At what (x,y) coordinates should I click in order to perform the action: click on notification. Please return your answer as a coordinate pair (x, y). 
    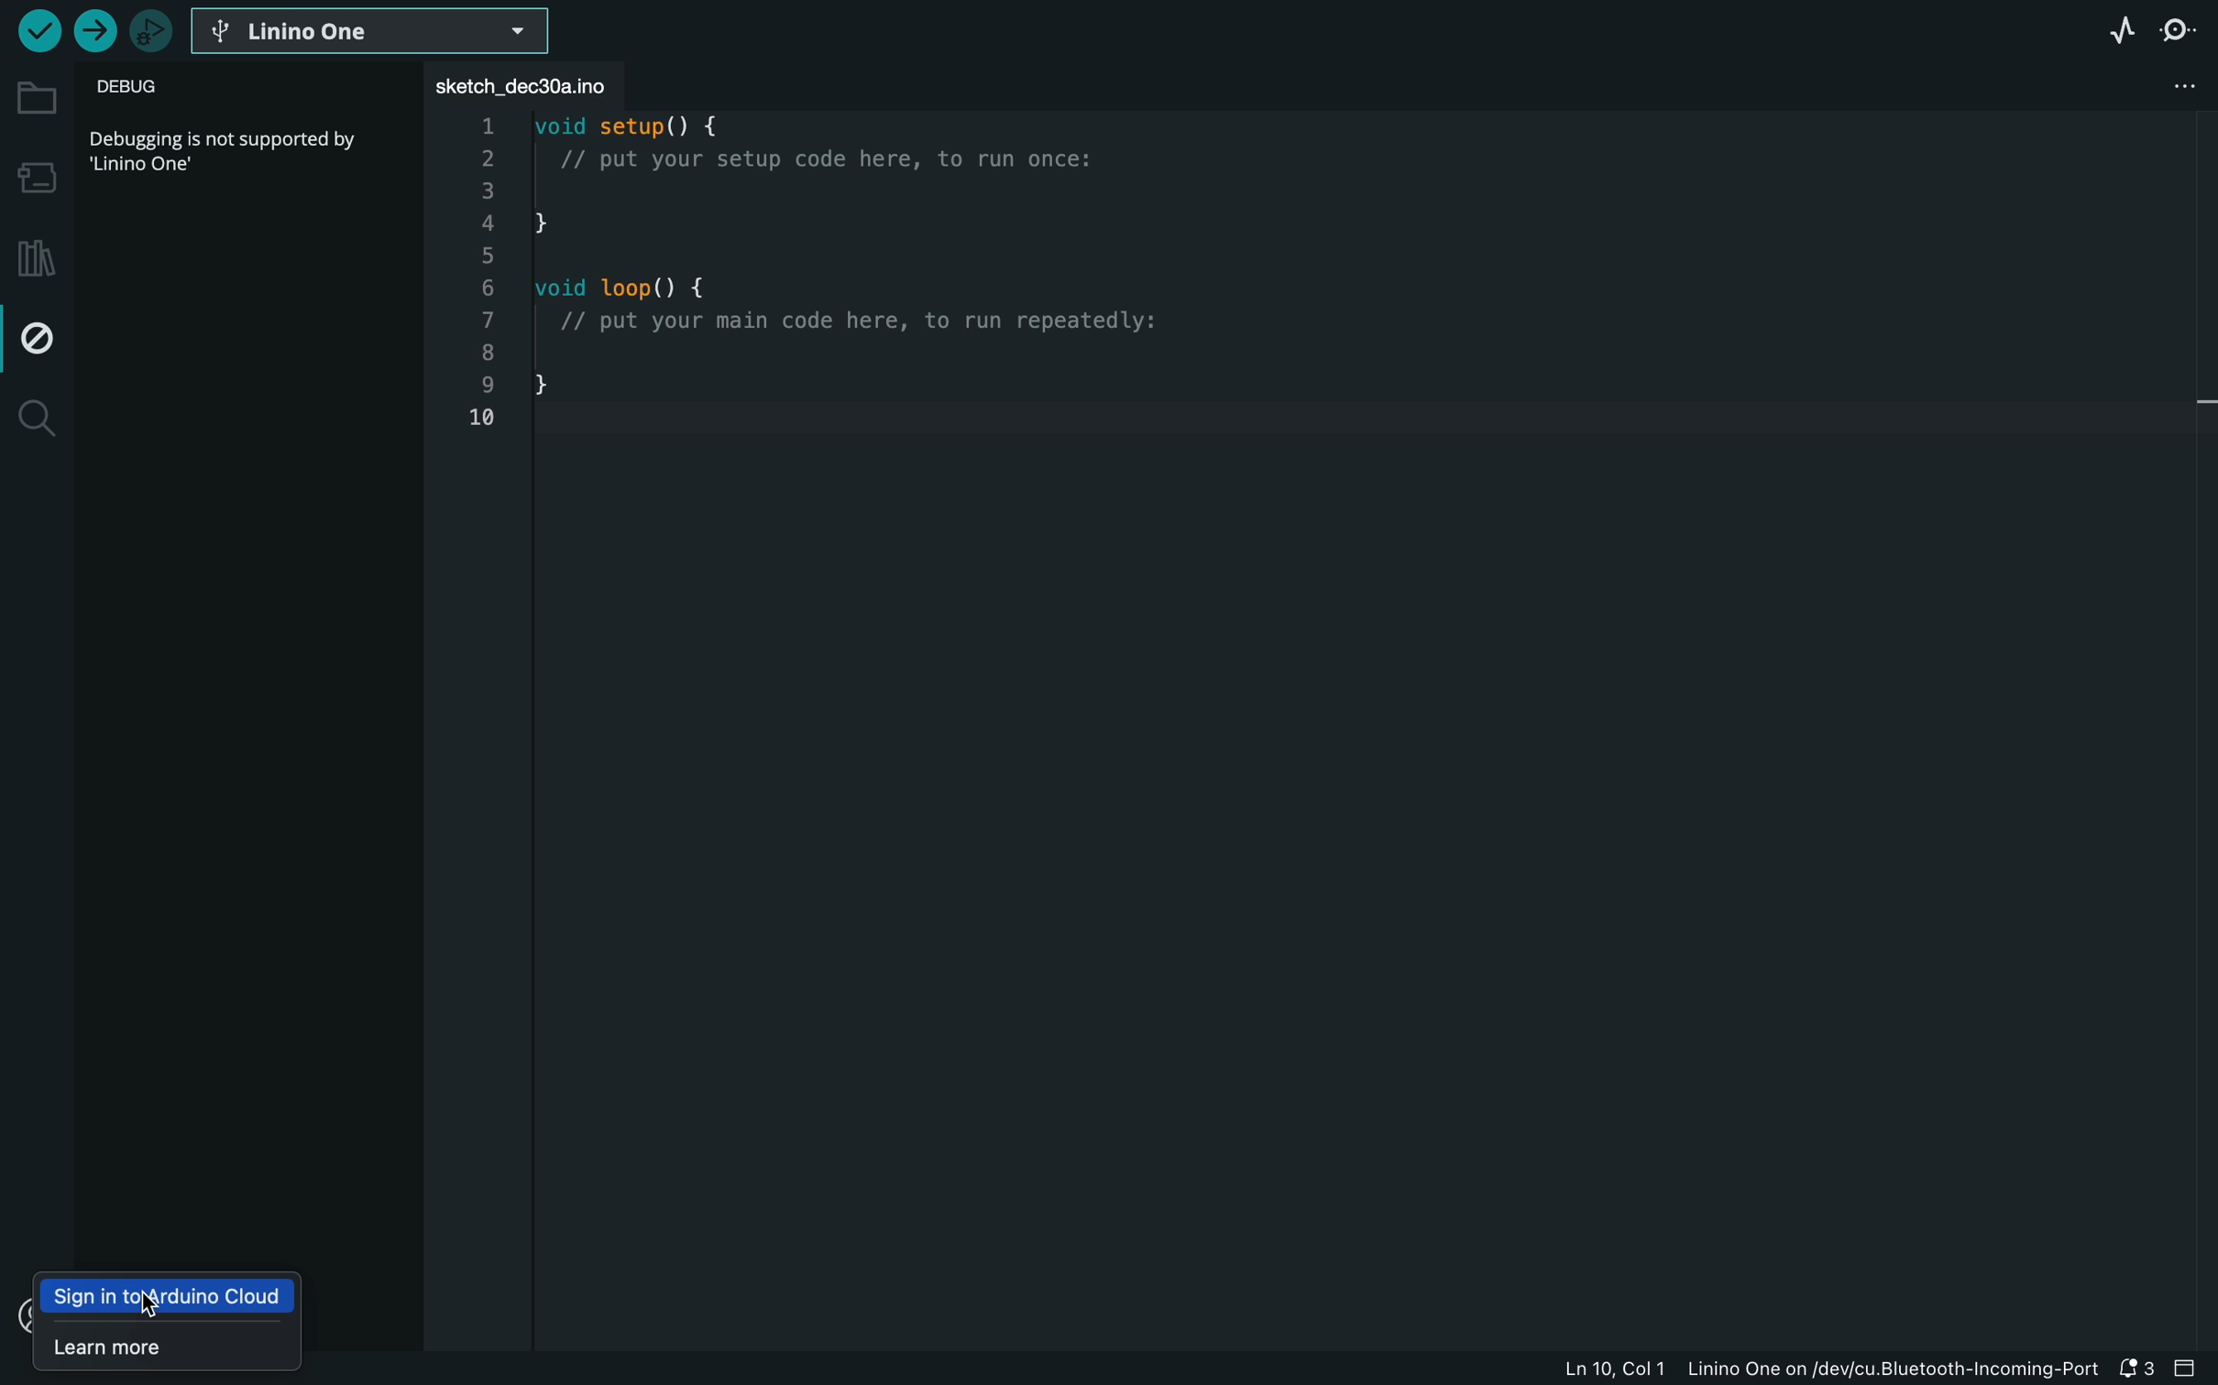
    Looking at the image, I should click on (2140, 1369).